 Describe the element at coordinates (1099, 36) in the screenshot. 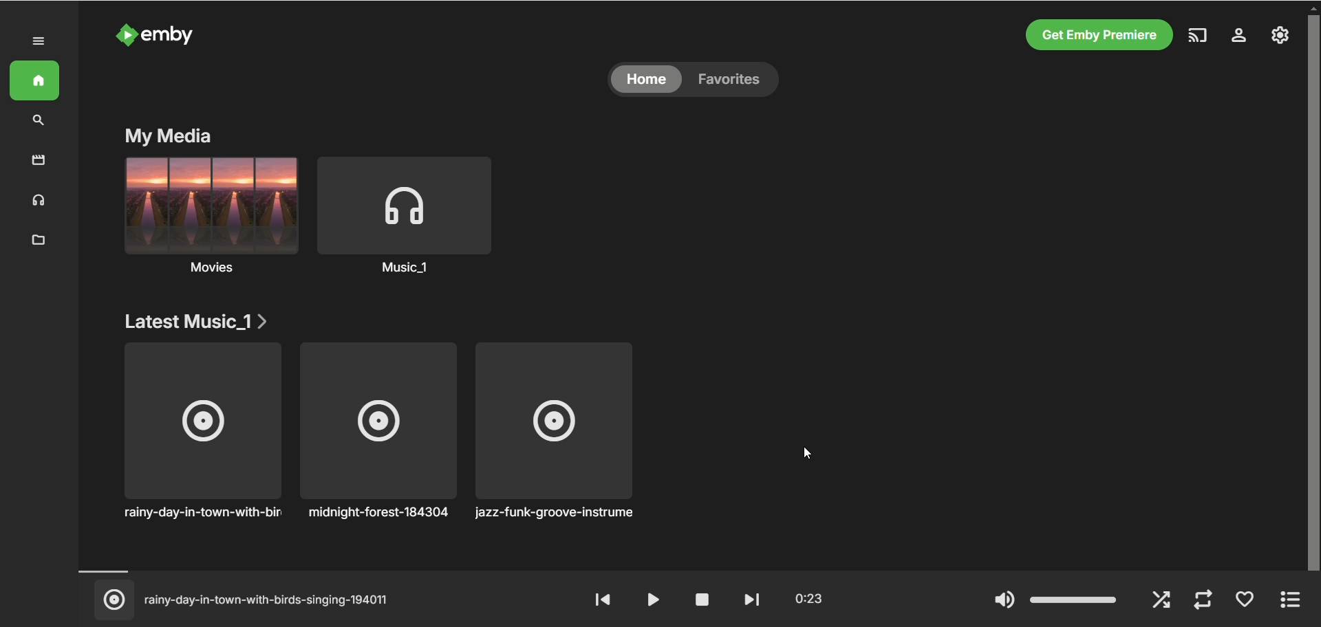

I see `get emby premier` at that location.